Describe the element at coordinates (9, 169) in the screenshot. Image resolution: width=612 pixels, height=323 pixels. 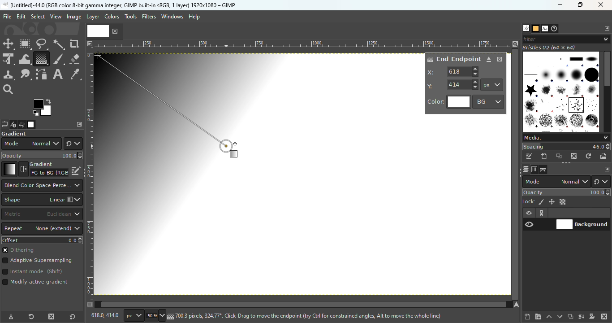
I see `Gradient` at that location.